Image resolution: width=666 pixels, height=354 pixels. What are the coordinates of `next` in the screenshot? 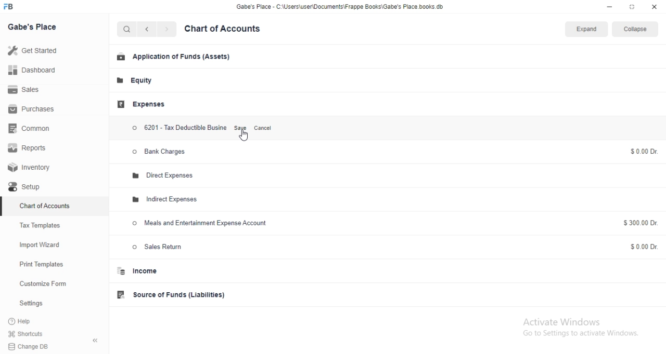 It's located at (170, 30).